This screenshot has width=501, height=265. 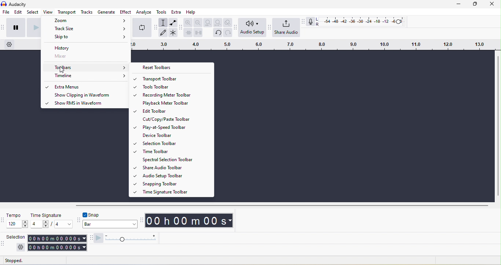 What do you see at coordinates (218, 22) in the screenshot?
I see `fit project to width` at bounding box center [218, 22].